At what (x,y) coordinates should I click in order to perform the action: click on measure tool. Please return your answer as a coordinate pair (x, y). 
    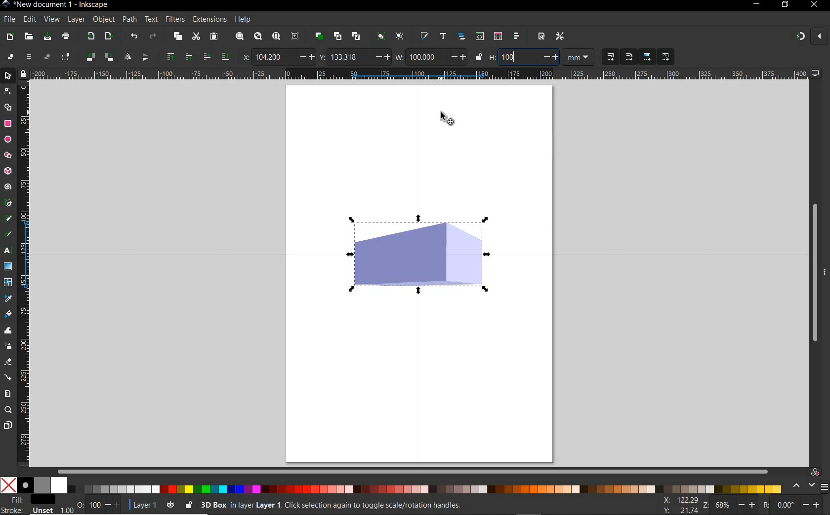
    Looking at the image, I should click on (7, 394).